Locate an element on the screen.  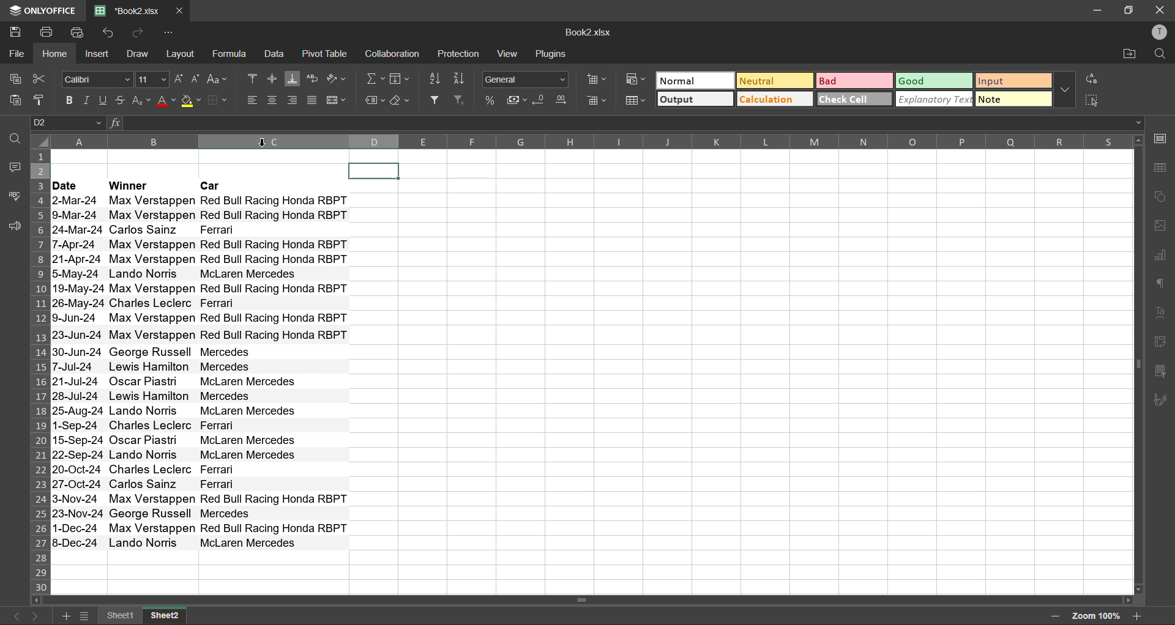
copy is located at coordinates (18, 79).